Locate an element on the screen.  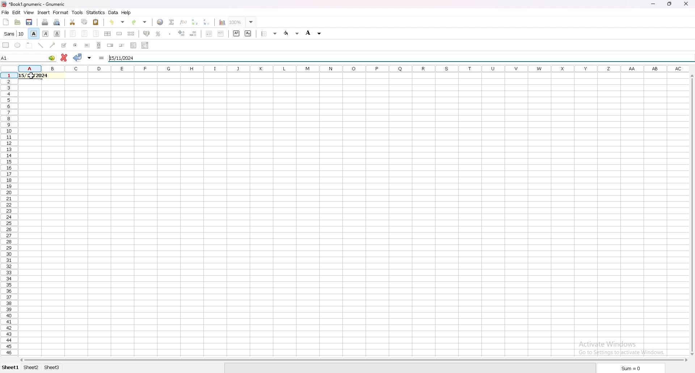
center horizontally is located at coordinates (108, 34).